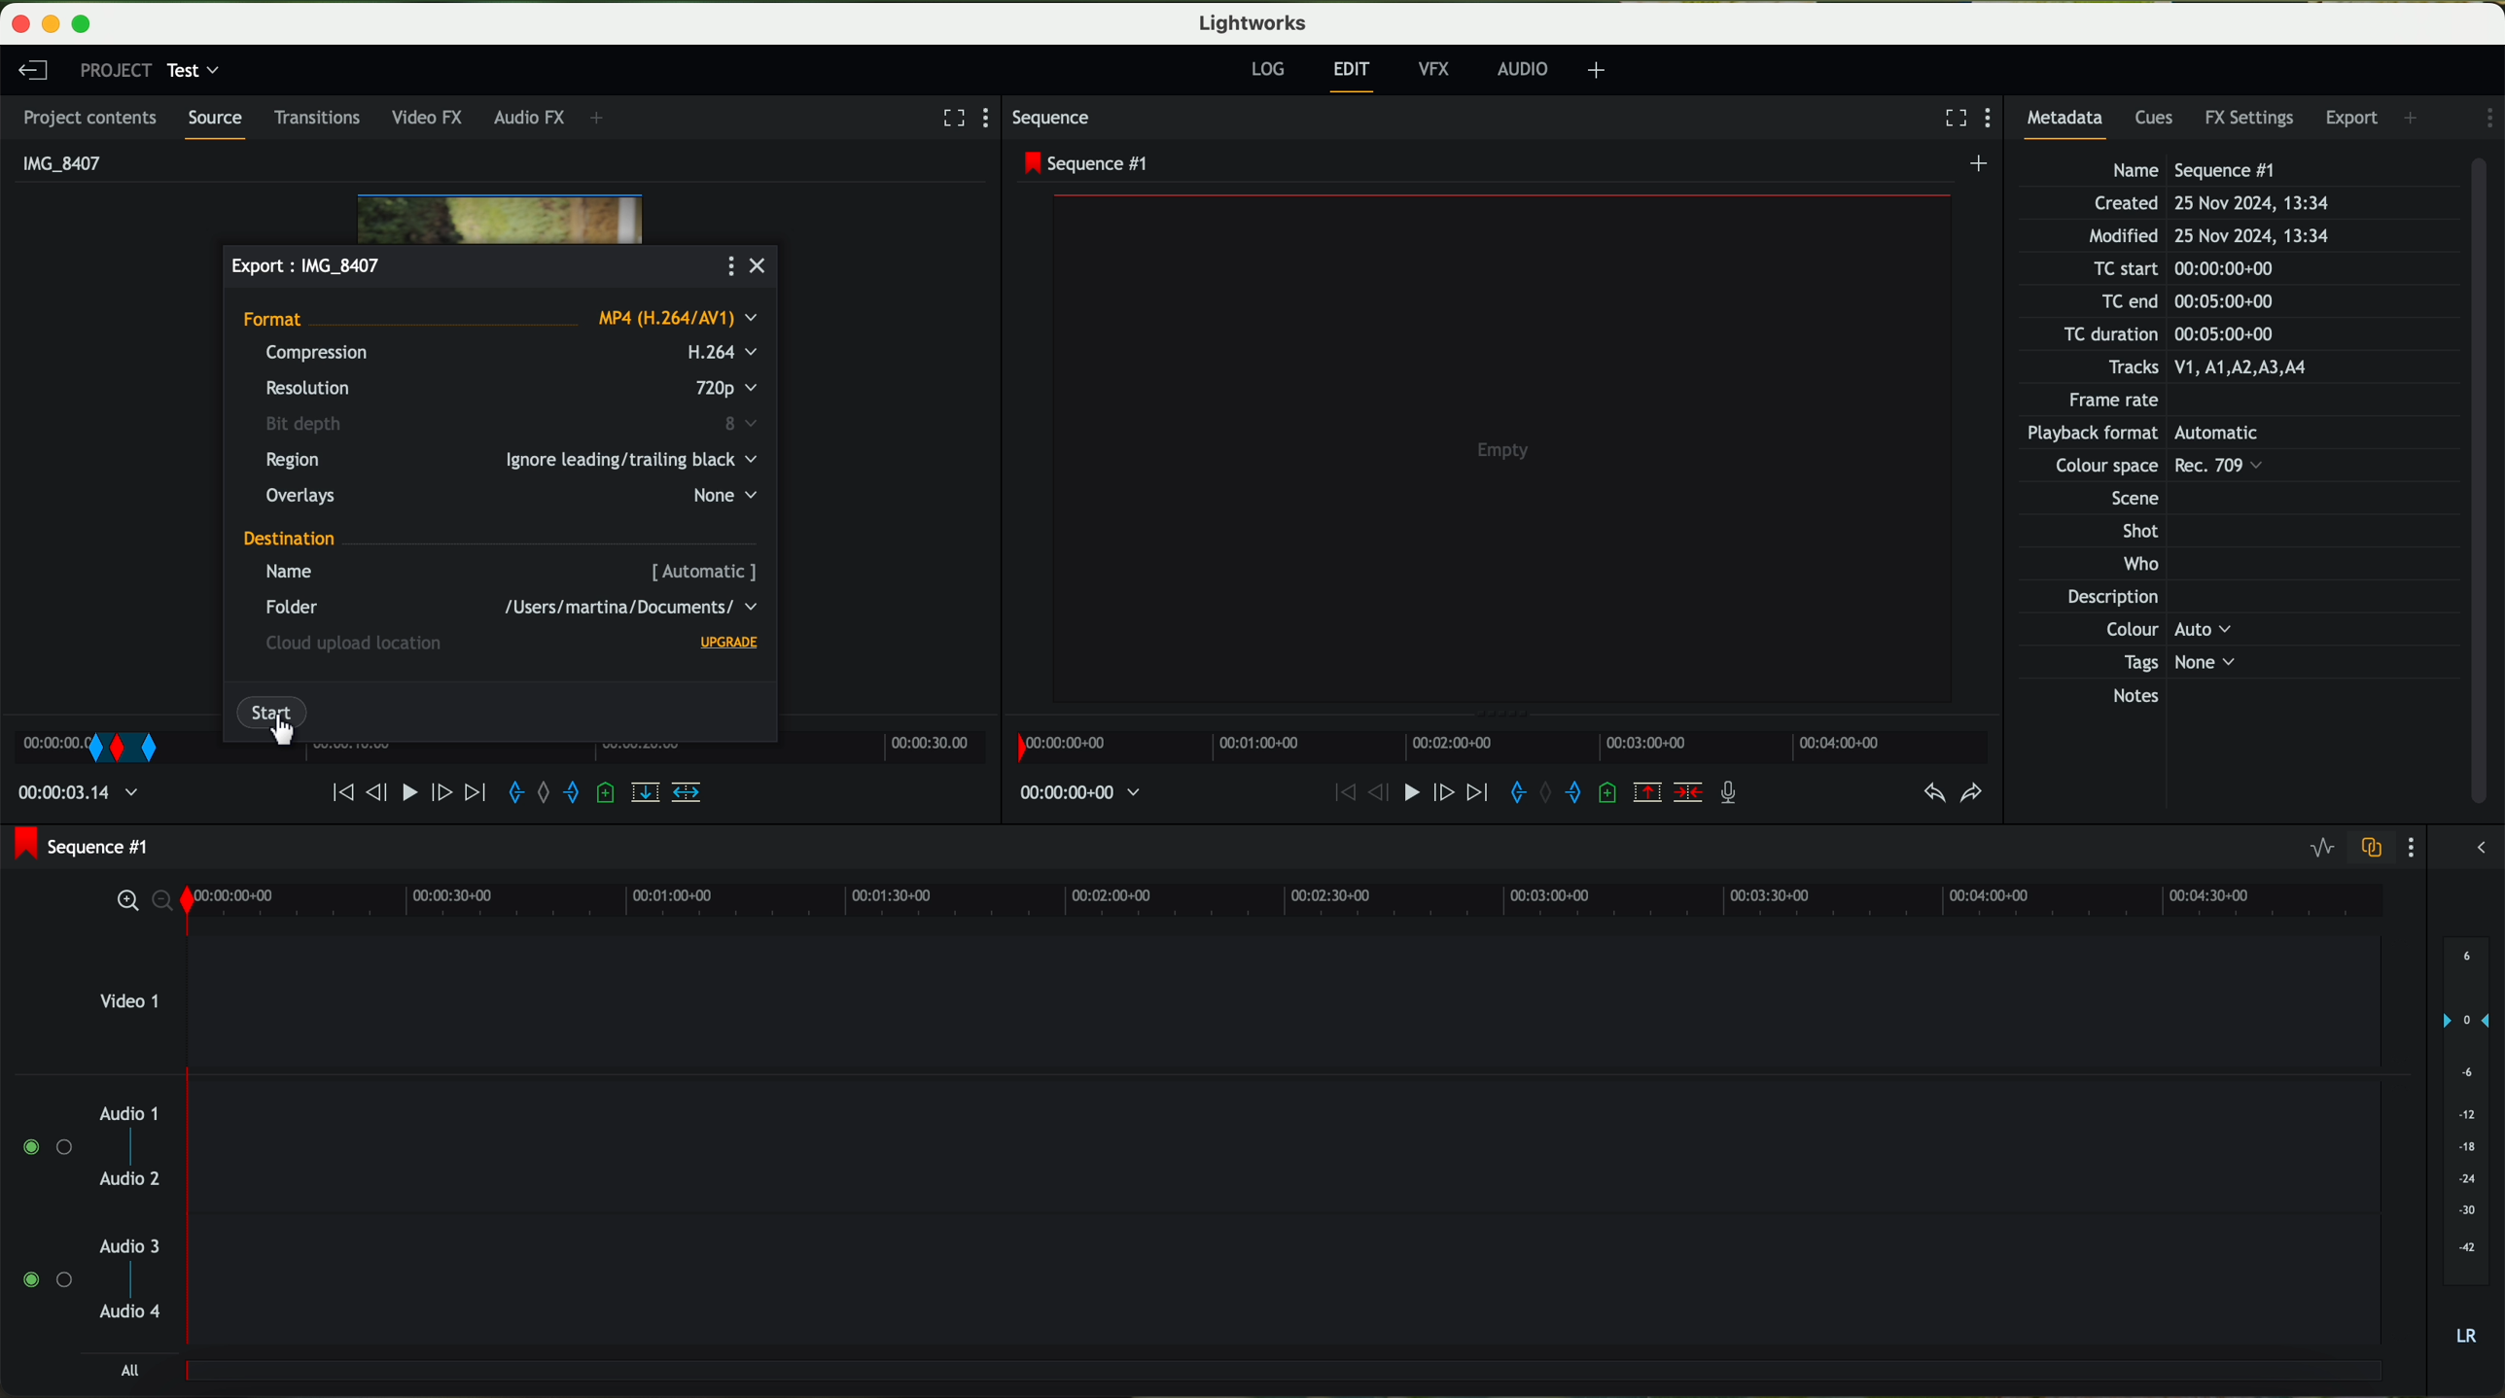 The height and width of the screenshot is (1398, 2505). Describe the element at coordinates (2353, 116) in the screenshot. I see `export` at that location.